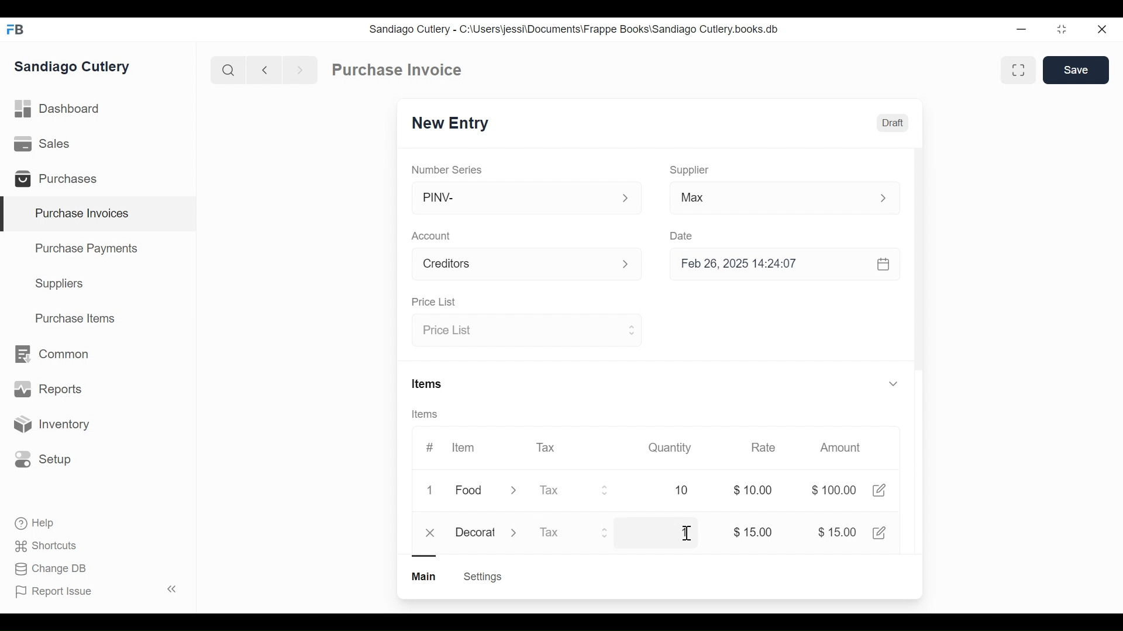 This screenshot has width=1123, height=631. I want to click on 1, so click(433, 491).